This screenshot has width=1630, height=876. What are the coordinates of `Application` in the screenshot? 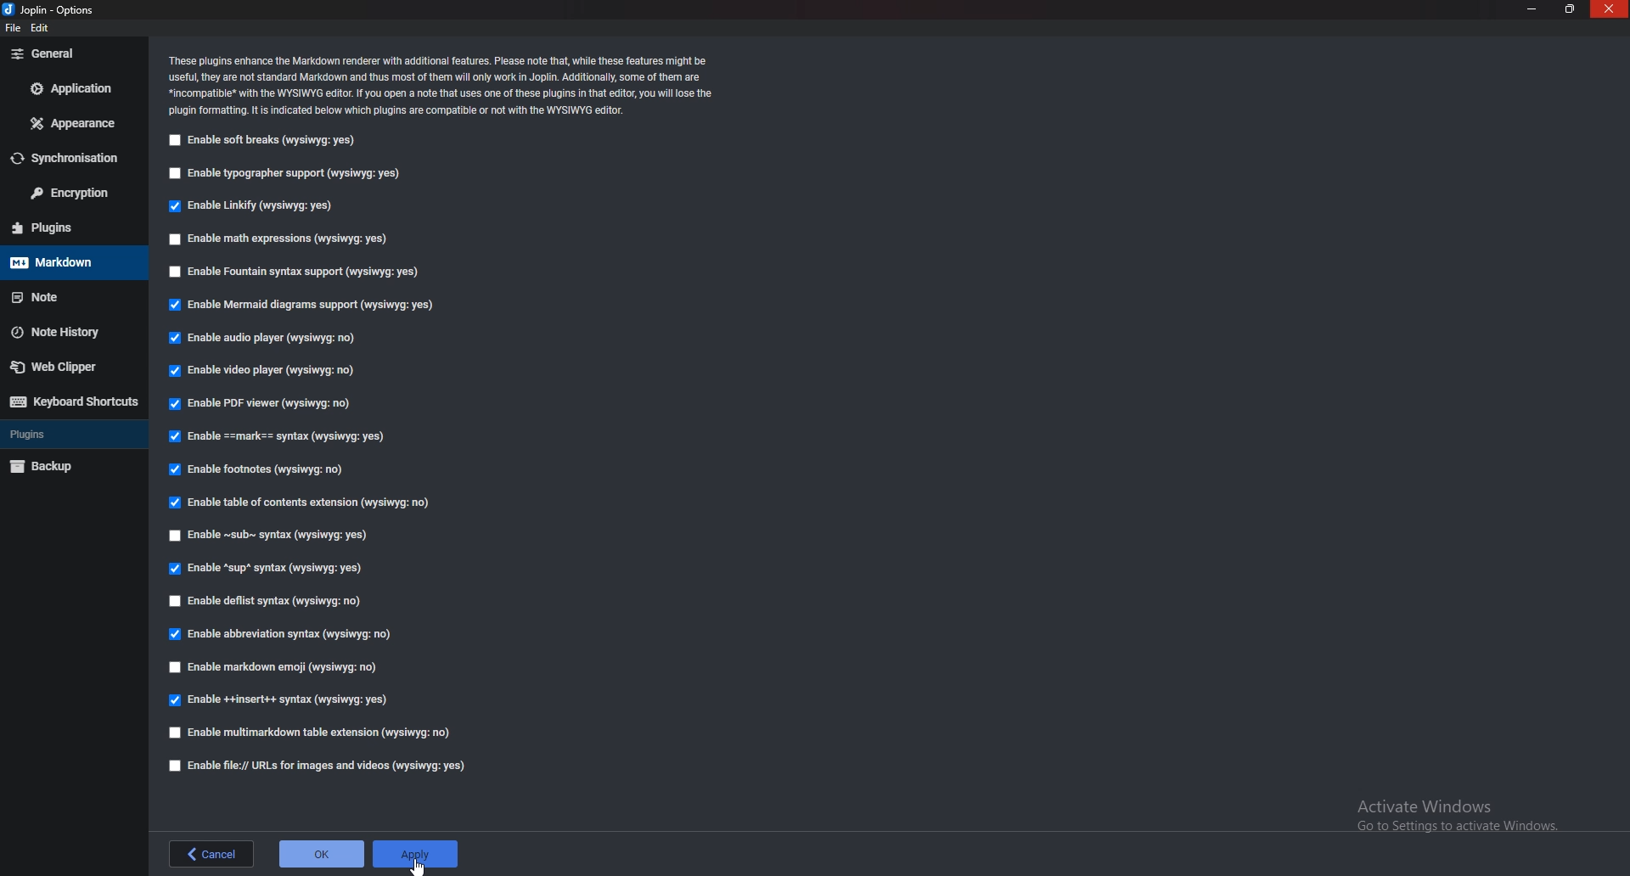 It's located at (75, 87).